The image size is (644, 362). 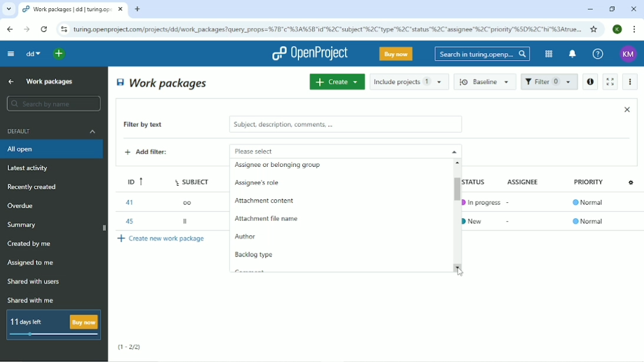 I want to click on Subject, so click(x=193, y=180).